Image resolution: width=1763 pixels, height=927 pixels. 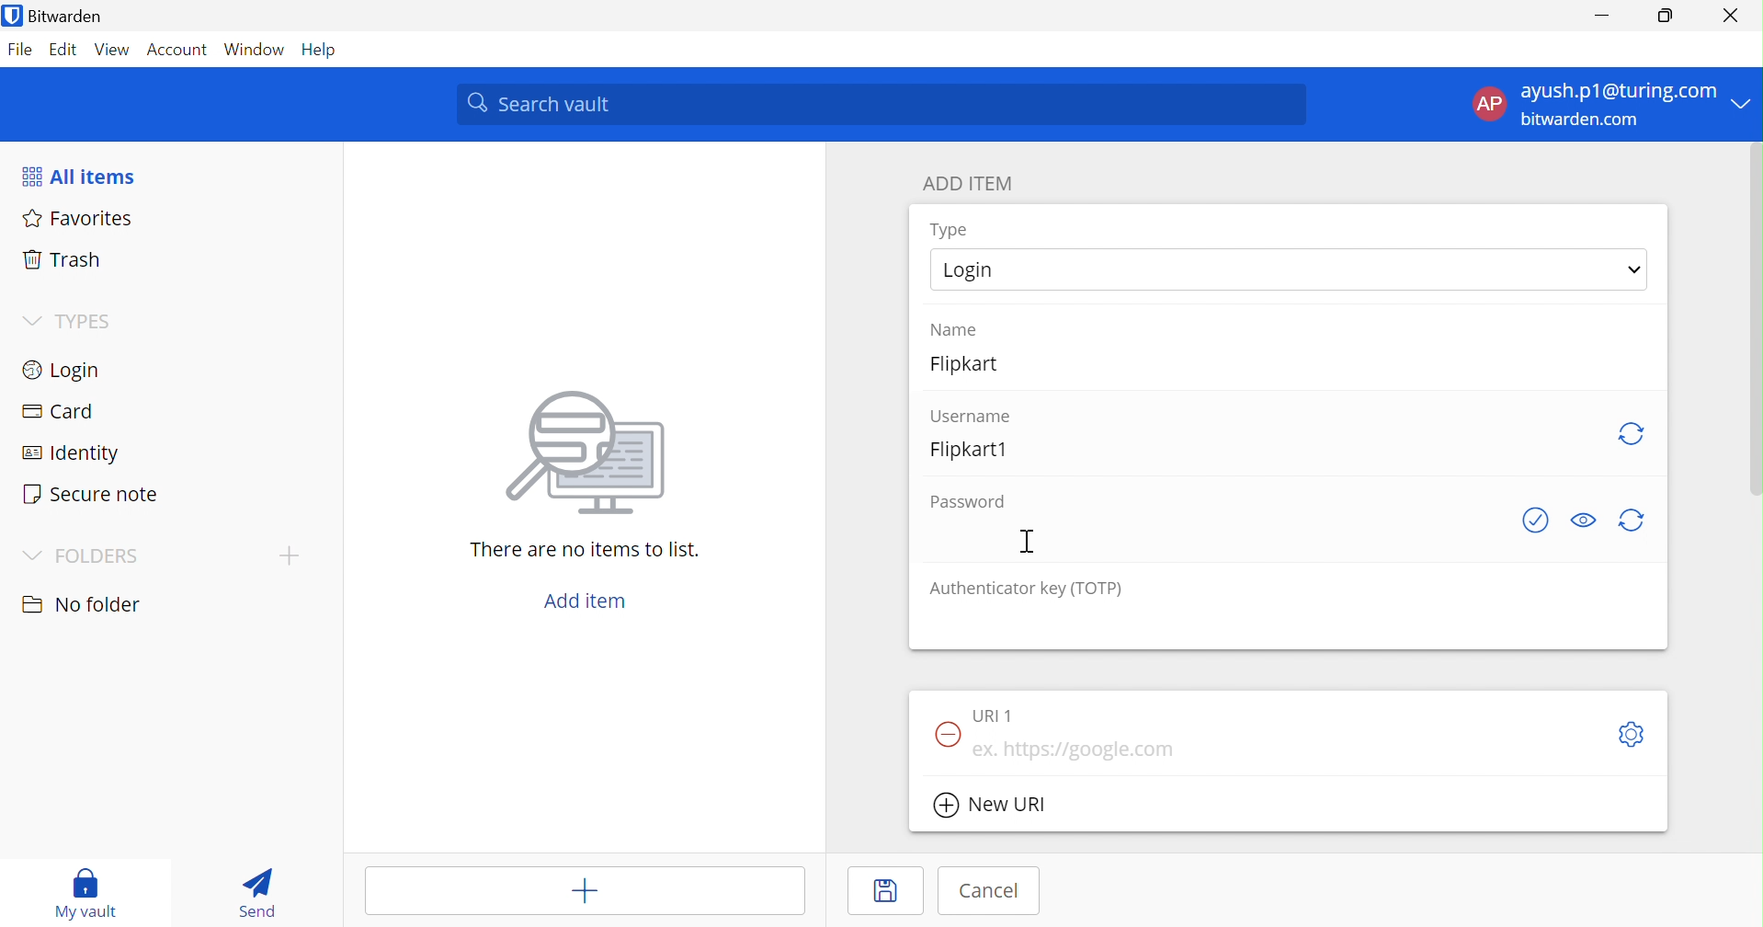 What do you see at coordinates (586, 552) in the screenshot?
I see `There are no items to list.` at bounding box center [586, 552].